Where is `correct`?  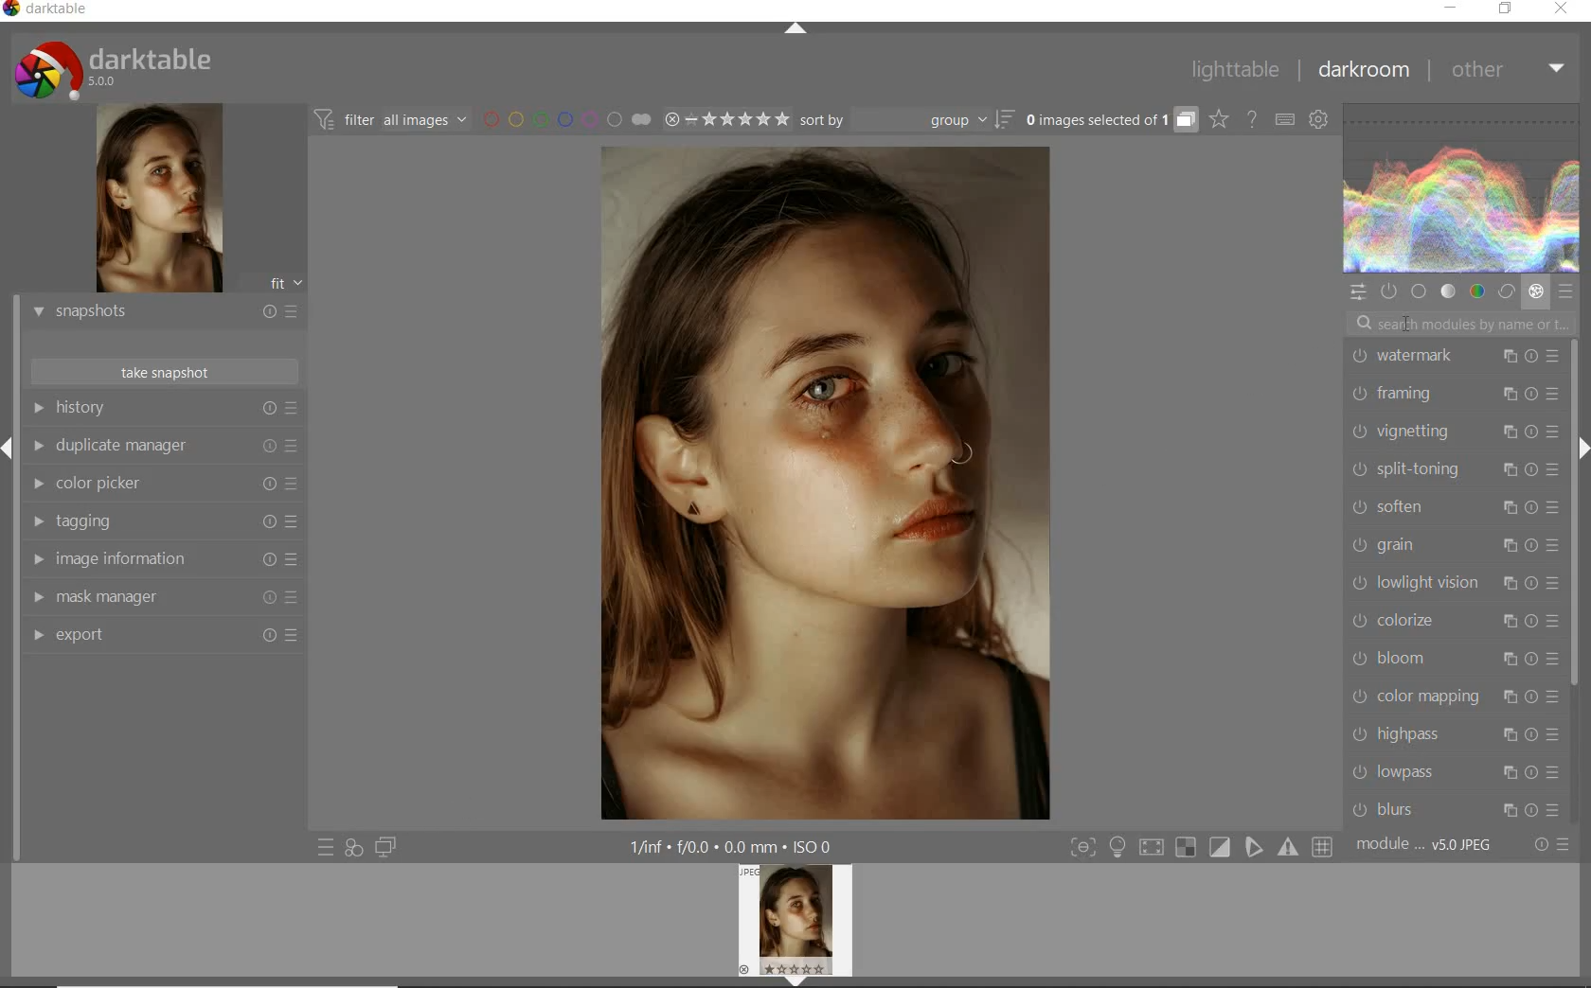 correct is located at coordinates (1506, 293).